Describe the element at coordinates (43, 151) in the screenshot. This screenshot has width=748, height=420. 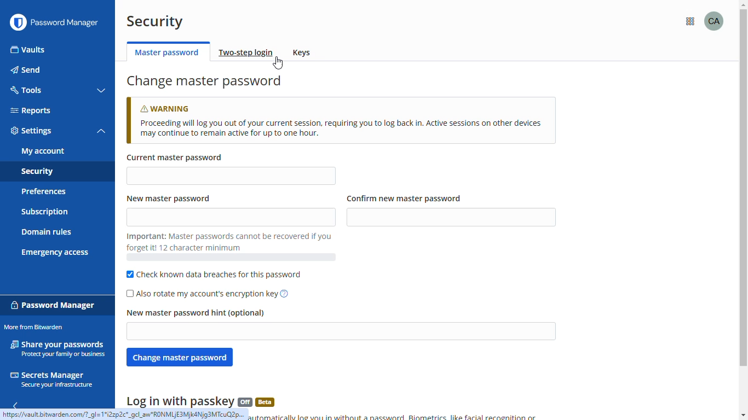
I see `my account` at that location.